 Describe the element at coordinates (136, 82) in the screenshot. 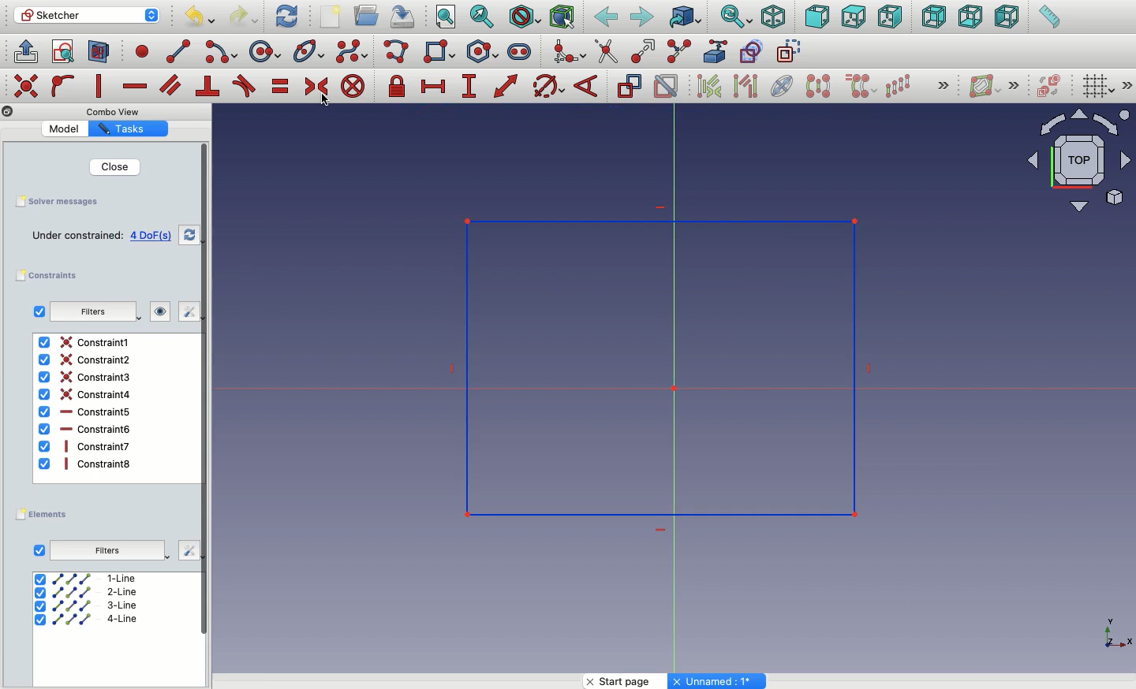

I see `constrain horizontally` at that location.